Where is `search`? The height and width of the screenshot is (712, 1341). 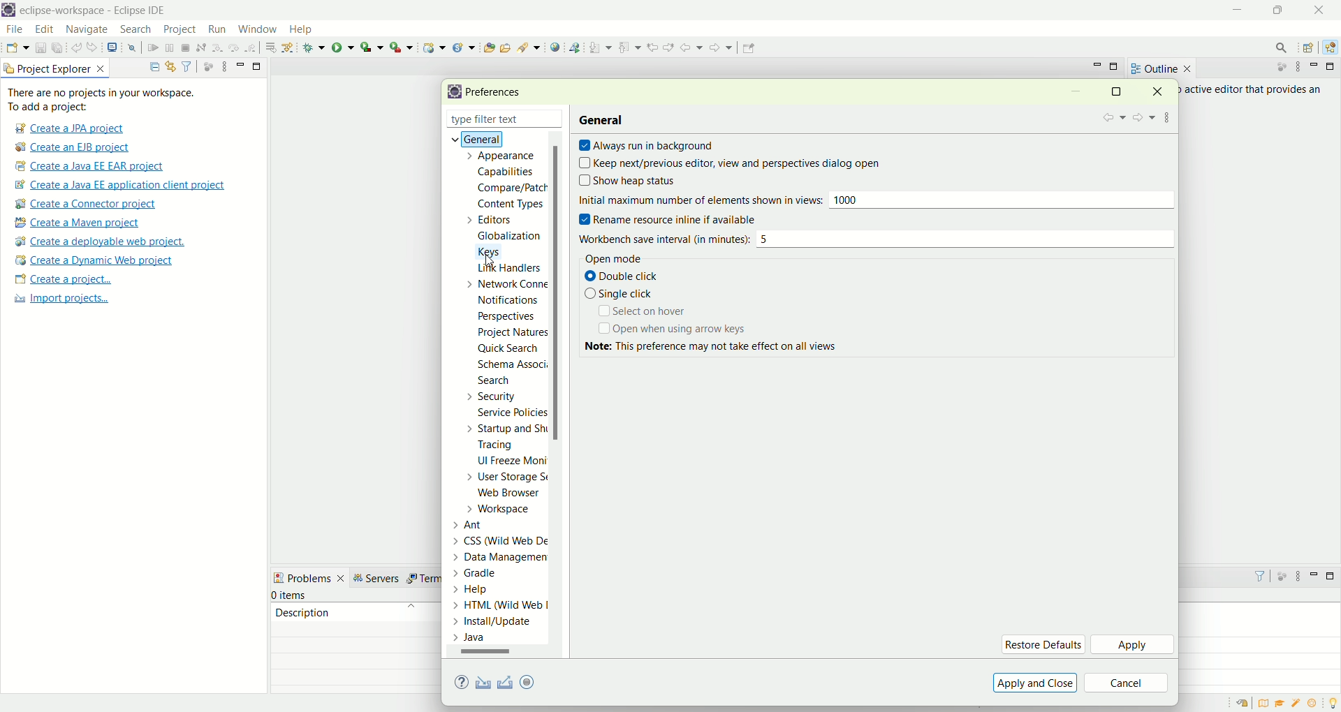 search is located at coordinates (494, 382).